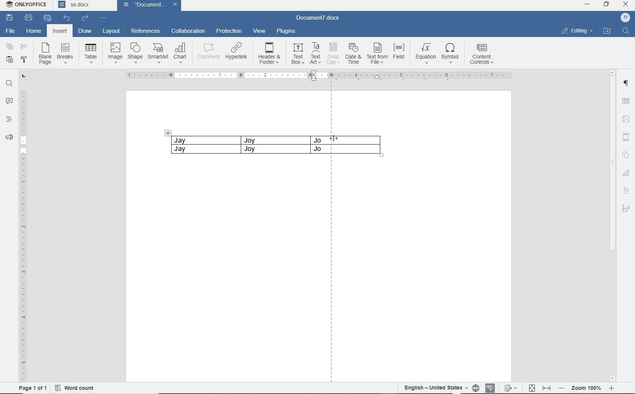 The height and width of the screenshot is (394, 635). Describe the element at coordinates (491, 387) in the screenshot. I see `SPELL CHECKING` at that location.